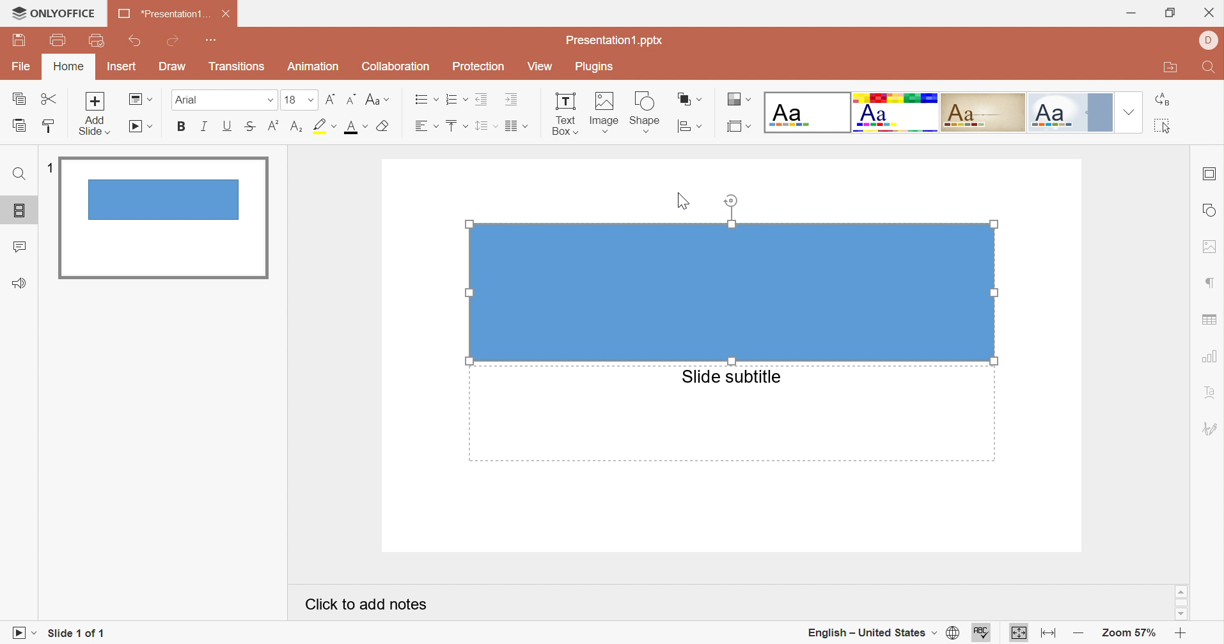 The image size is (1224, 644). I want to click on DELL, so click(1209, 41).